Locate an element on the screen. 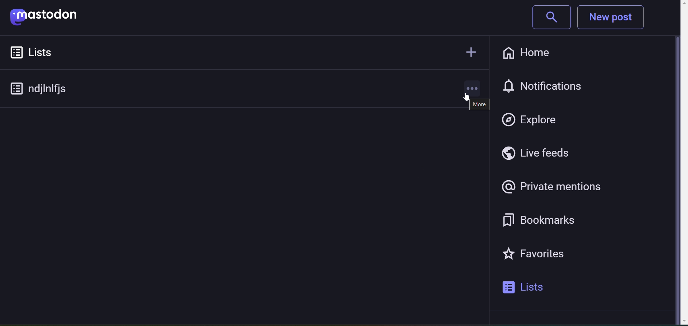  scroll bar is located at coordinates (677, 165).